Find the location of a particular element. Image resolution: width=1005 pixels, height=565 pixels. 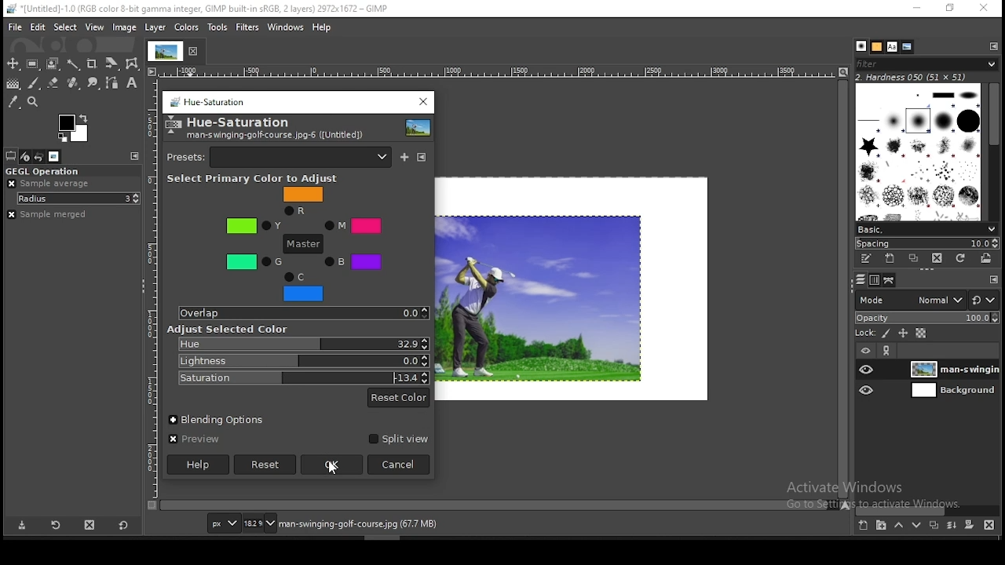

hue-saturation is located at coordinates (239, 122).